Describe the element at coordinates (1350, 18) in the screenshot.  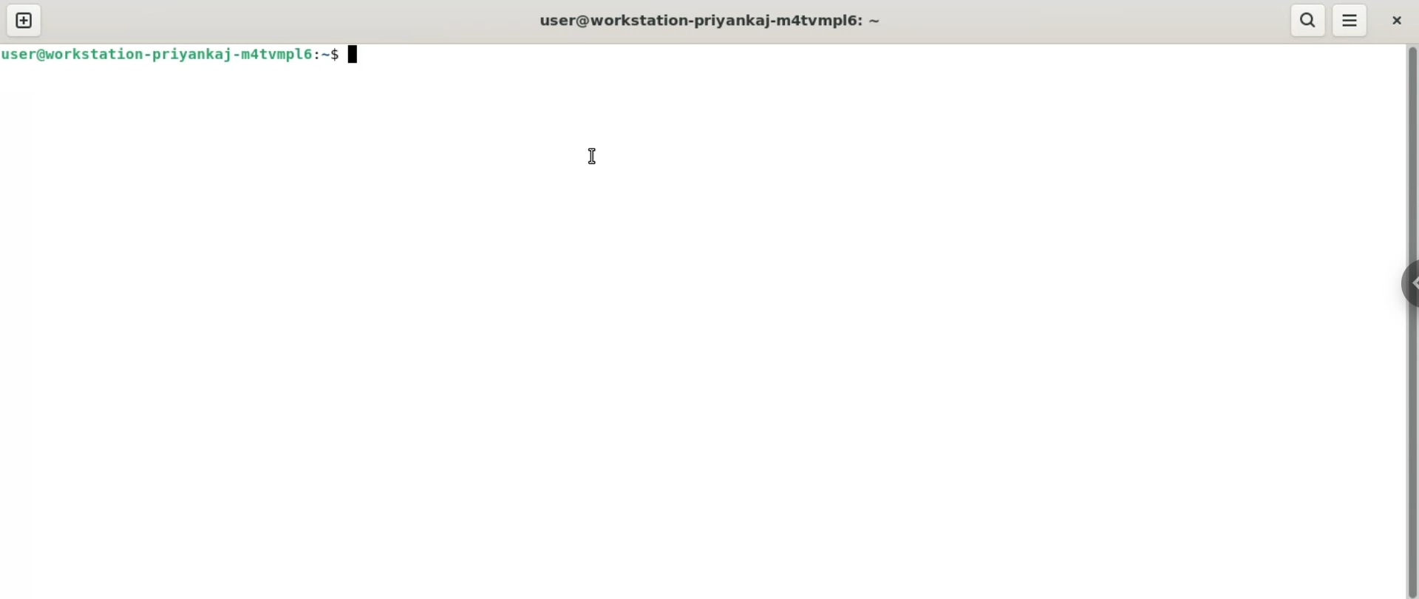
I see `menu` at that location.